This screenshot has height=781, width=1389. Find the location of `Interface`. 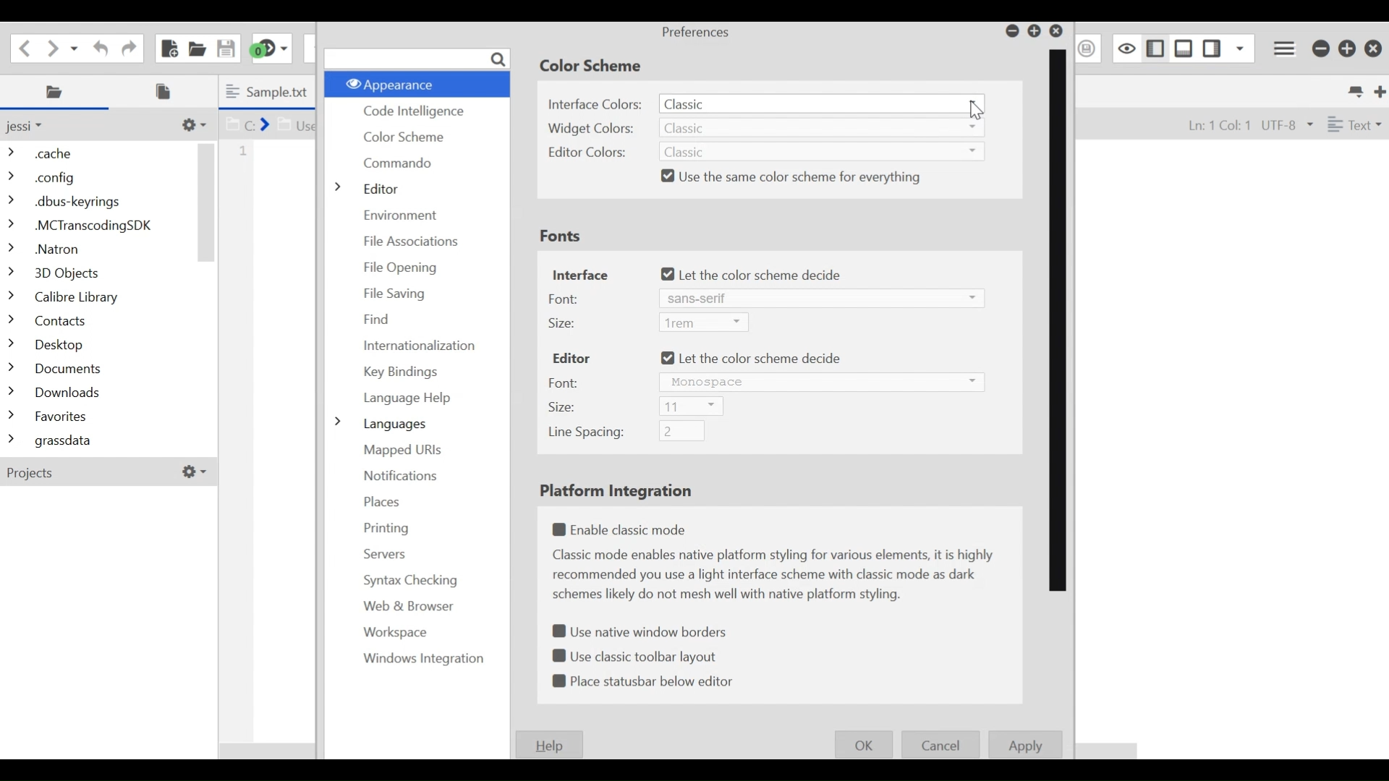

Interface is located at coordinates (581, 273).